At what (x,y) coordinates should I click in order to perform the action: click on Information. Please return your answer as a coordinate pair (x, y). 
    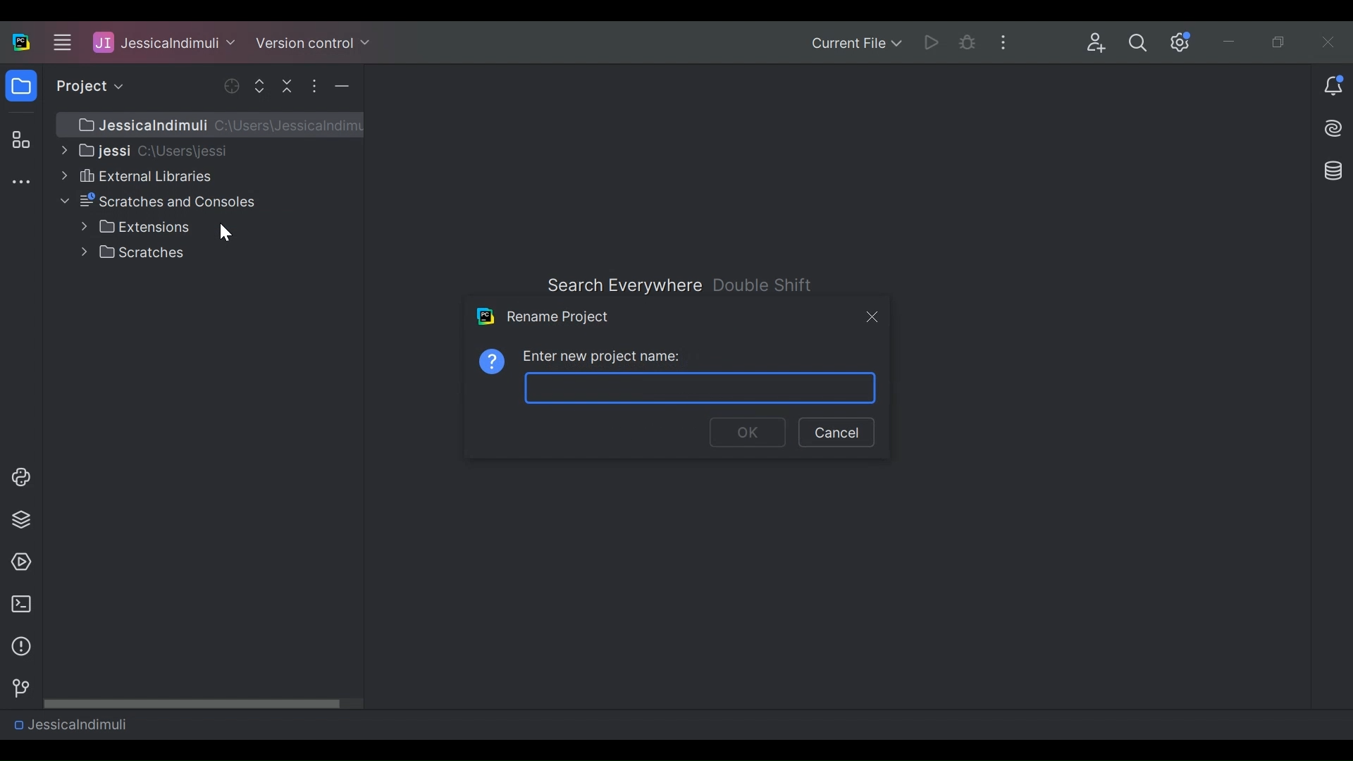
    Looking at the image, I should click on (493, 360).